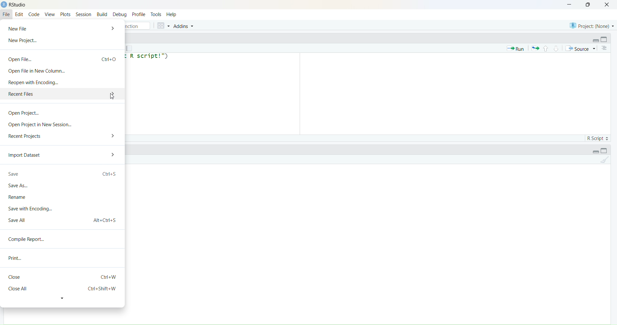  I want to click on Code, so click(34, 15).